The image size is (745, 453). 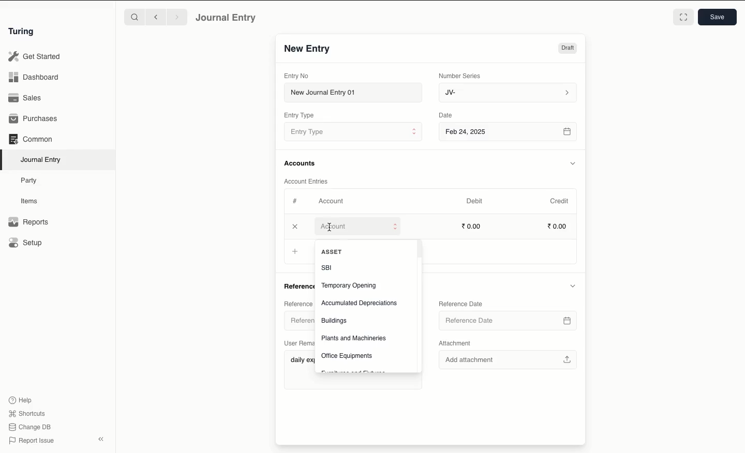 What do you see at coordinates (296, 201) in the screenshot?
I see `Hashtag` at bounding box center [296, 201].